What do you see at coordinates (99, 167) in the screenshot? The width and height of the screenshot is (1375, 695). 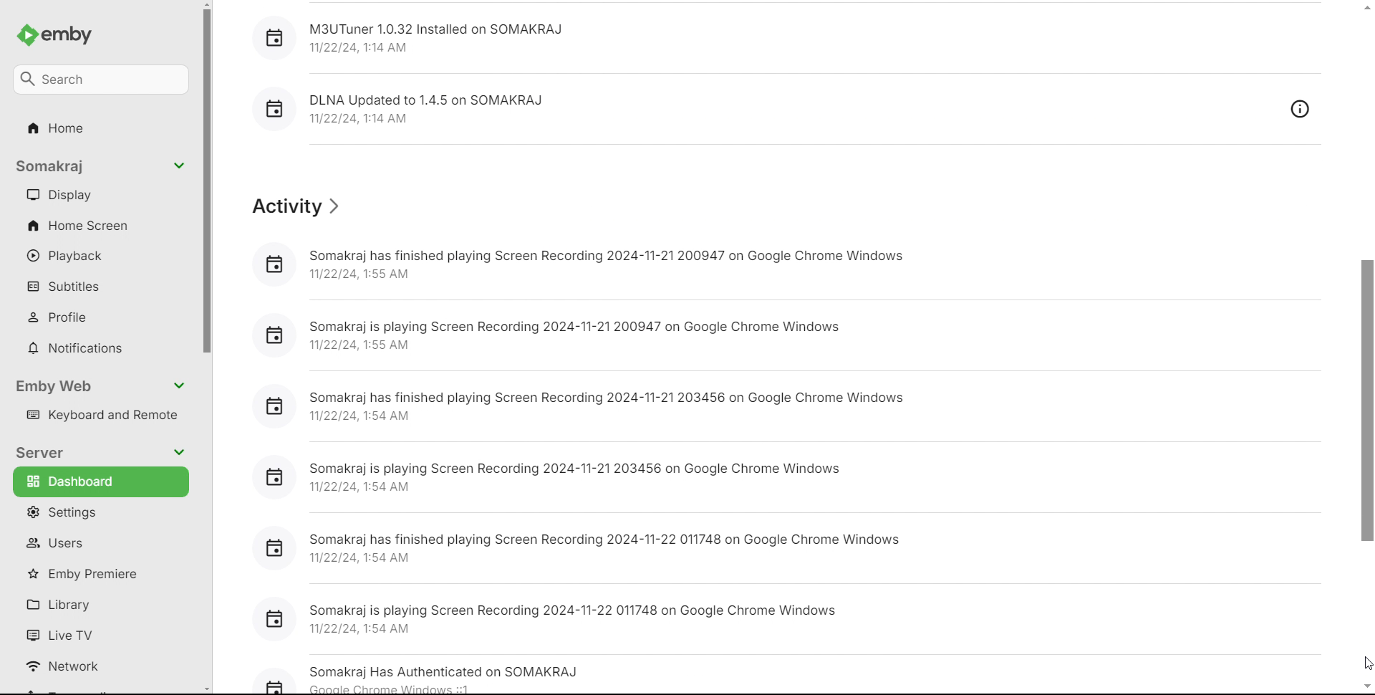 I see `somakraj` at bounding box center [99, 167].